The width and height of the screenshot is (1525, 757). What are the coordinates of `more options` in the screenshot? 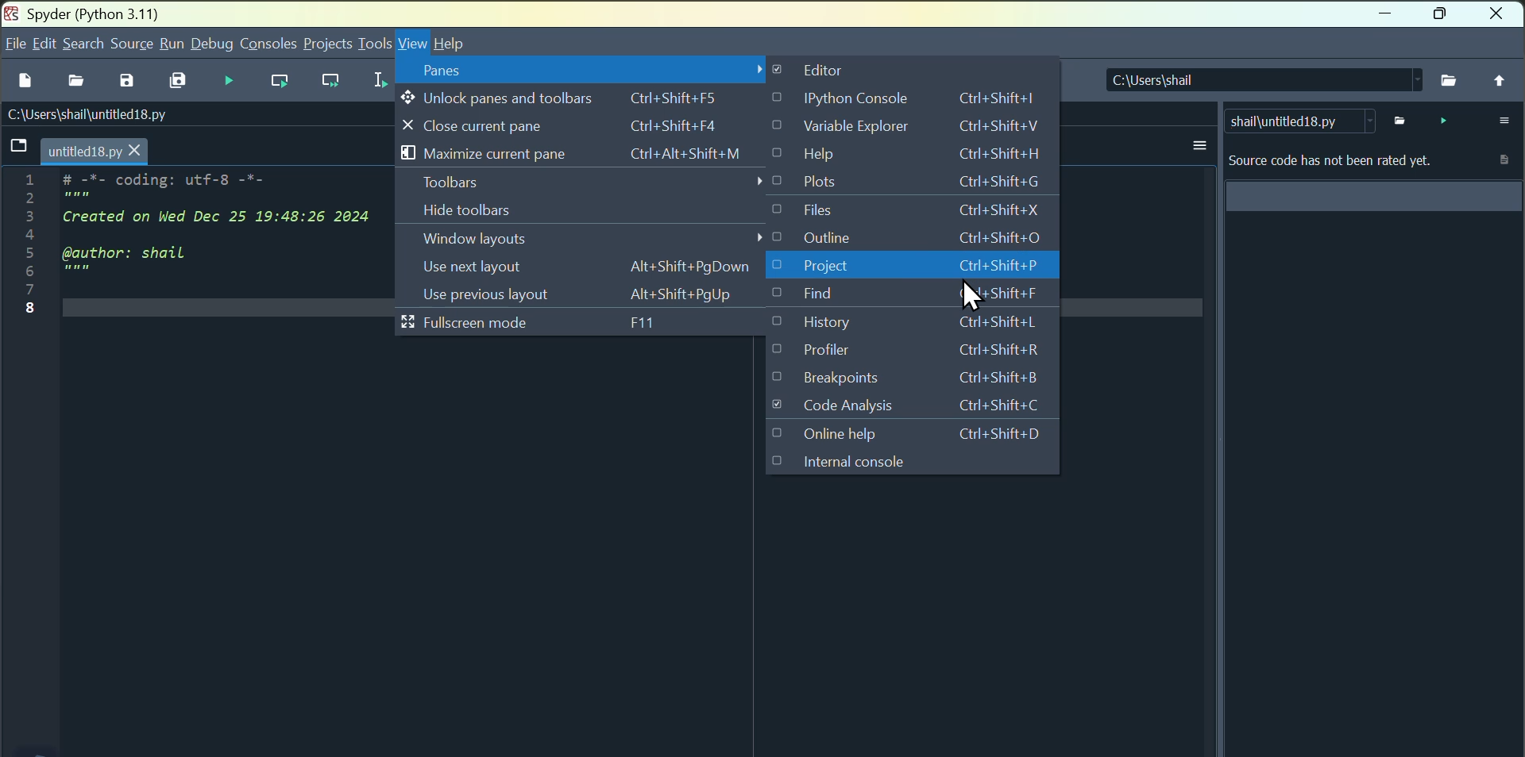 It's located at (1498, 120).